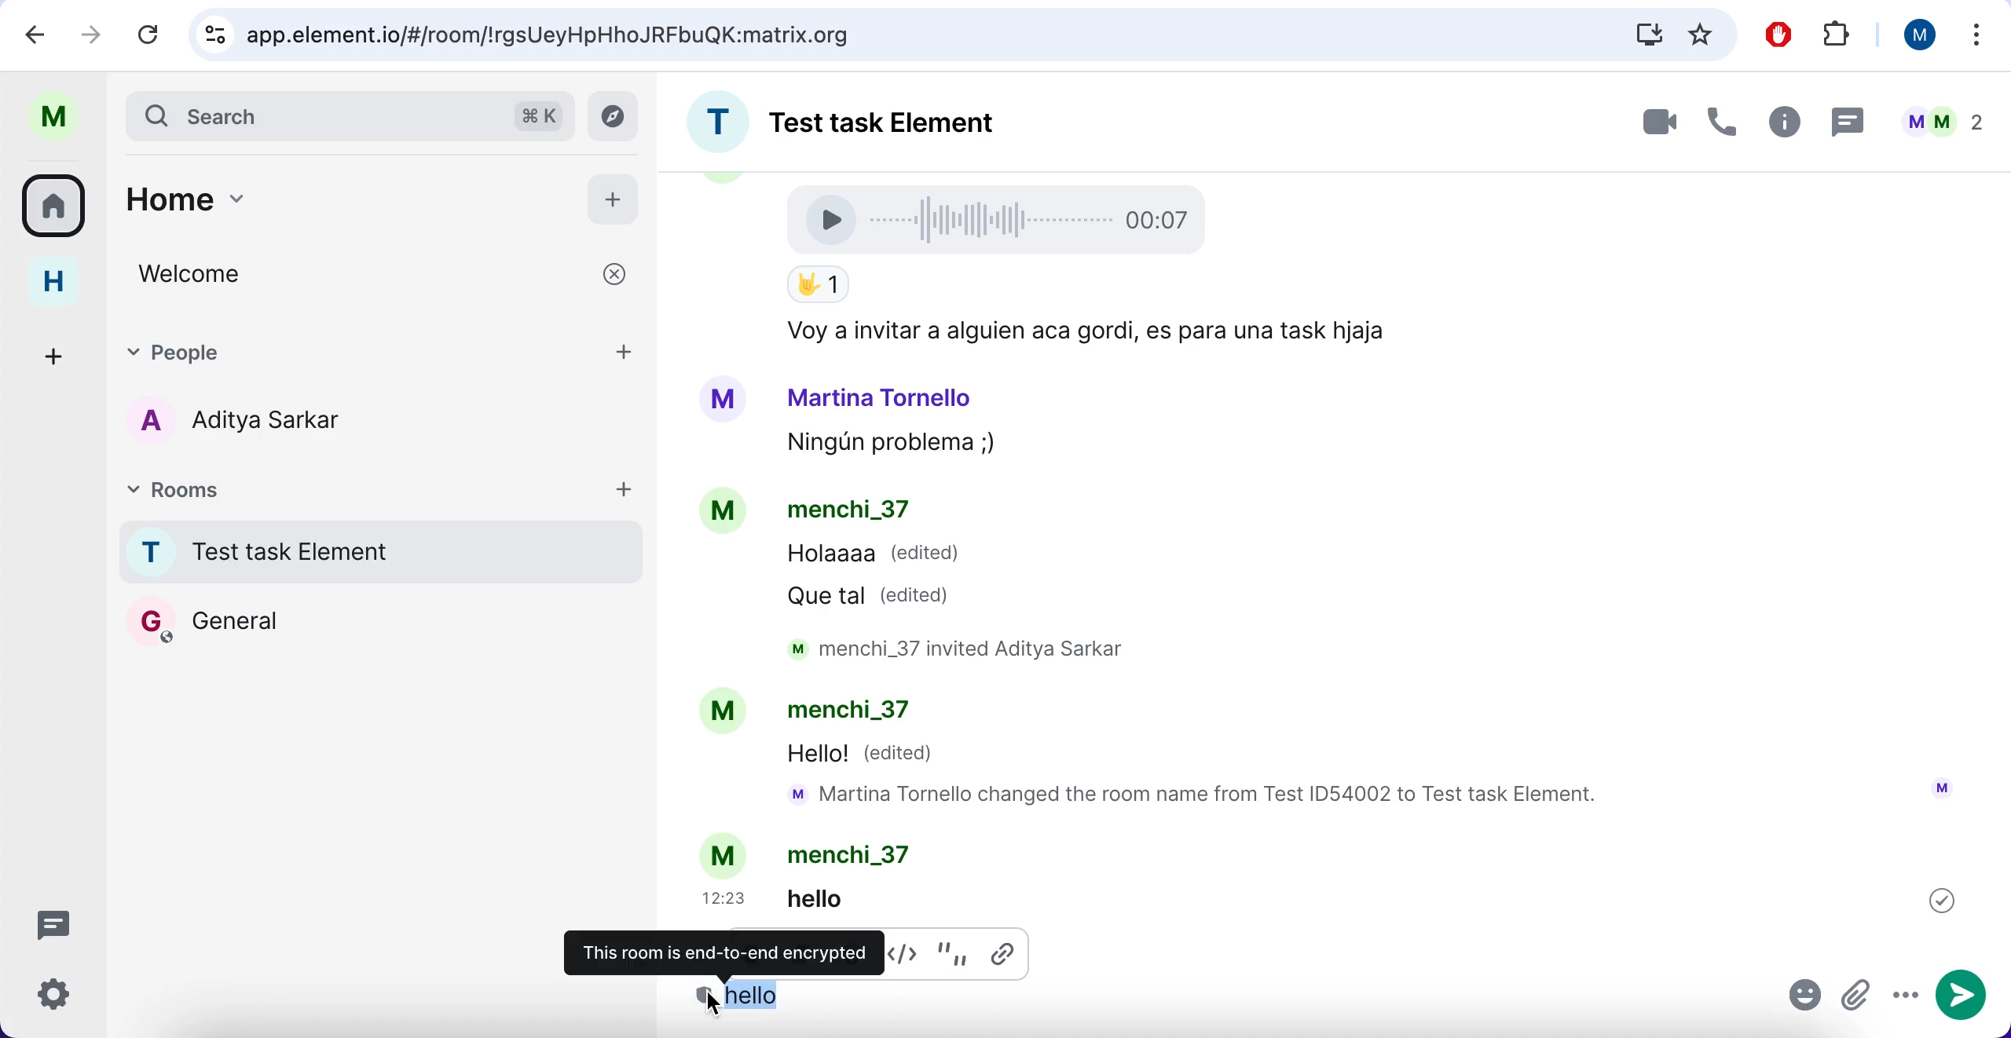 The height and width of the screenshot is (1038, 2011). I want to click on search bar, so click(347, 115).